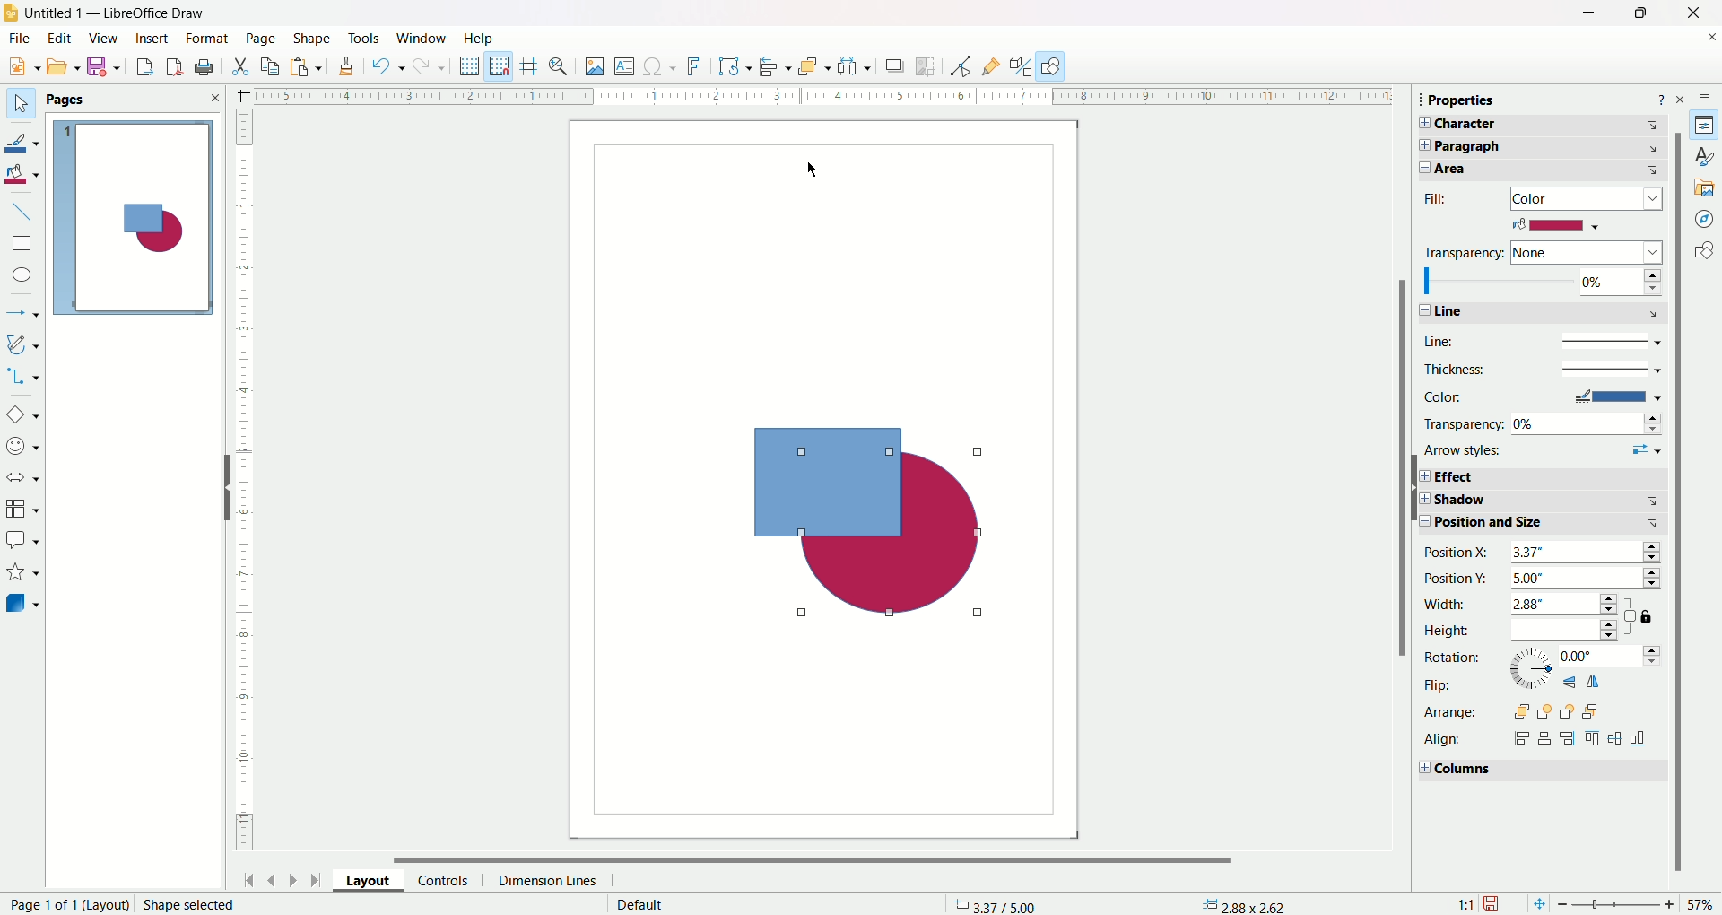 This screenshot has width=1722, height=915. I want to click on file, so click(22, 39).